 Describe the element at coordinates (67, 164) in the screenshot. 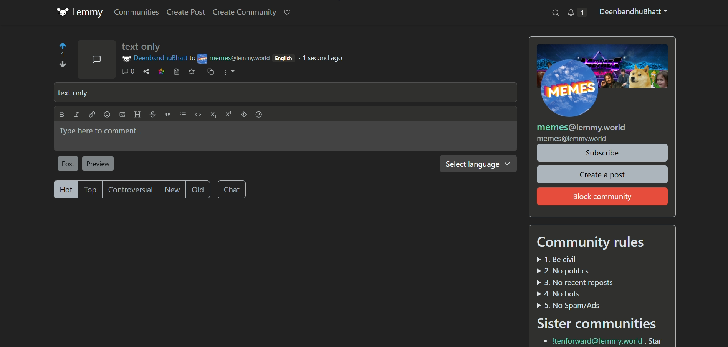

I see `post` at that location.